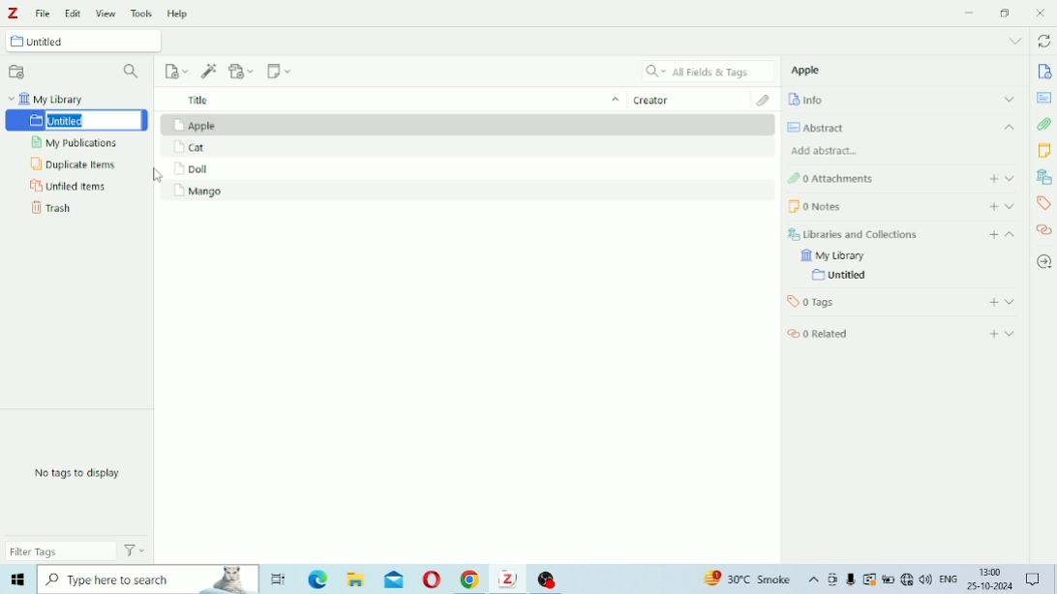  What do you see at coordinates (75, 141) in the screenshot?
I see `My Publications` at bounding box center [75, 141].